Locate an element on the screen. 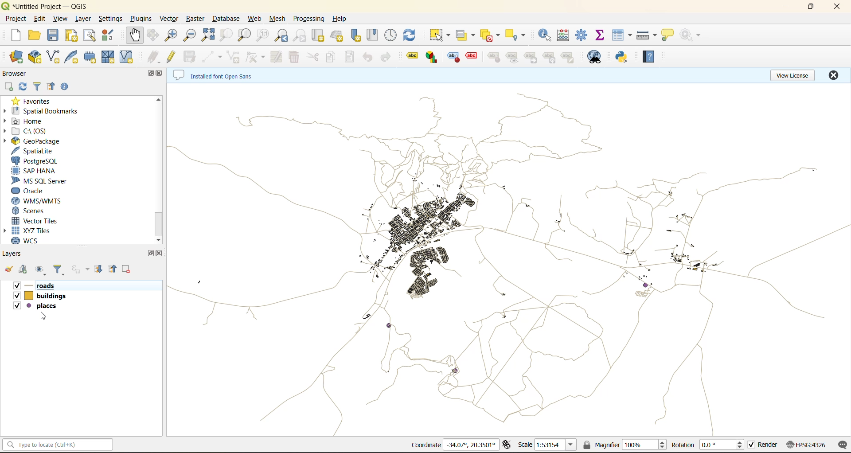 The image size is (851, 453). zoom full is located at coordinates (208, 36).